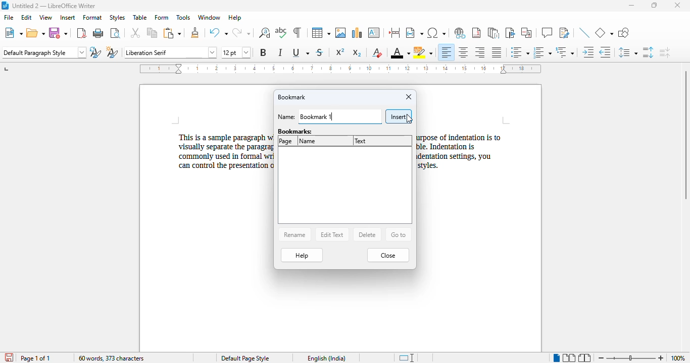 This screenshot has height=363, width=690. I want to click on italic, so click(281, 52).